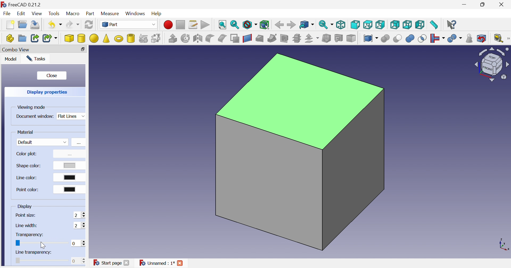  I want to click on Point color, so click(27, 190).